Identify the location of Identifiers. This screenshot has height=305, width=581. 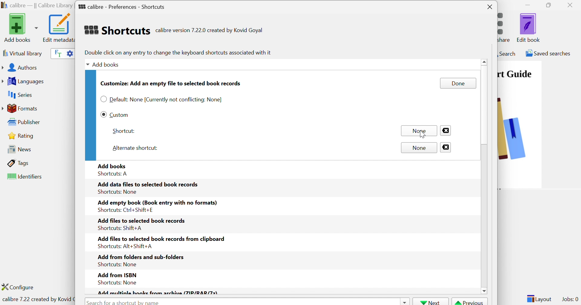
(26, 177).